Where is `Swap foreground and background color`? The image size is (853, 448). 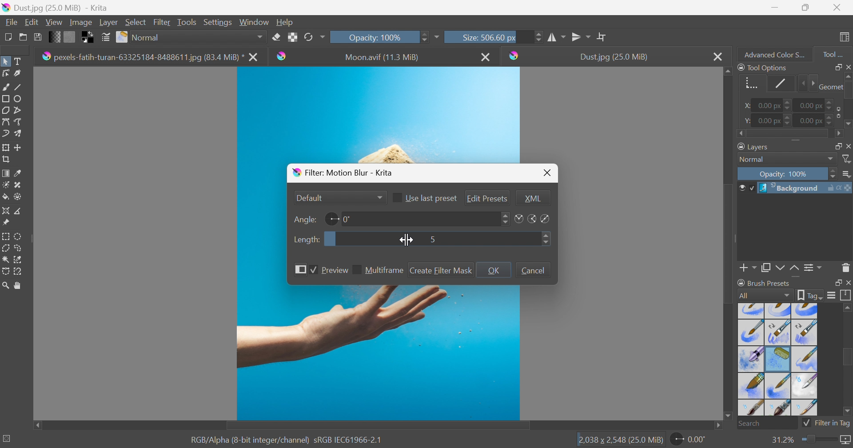 Swap foreground and background color is located at coordinates (89, 37).